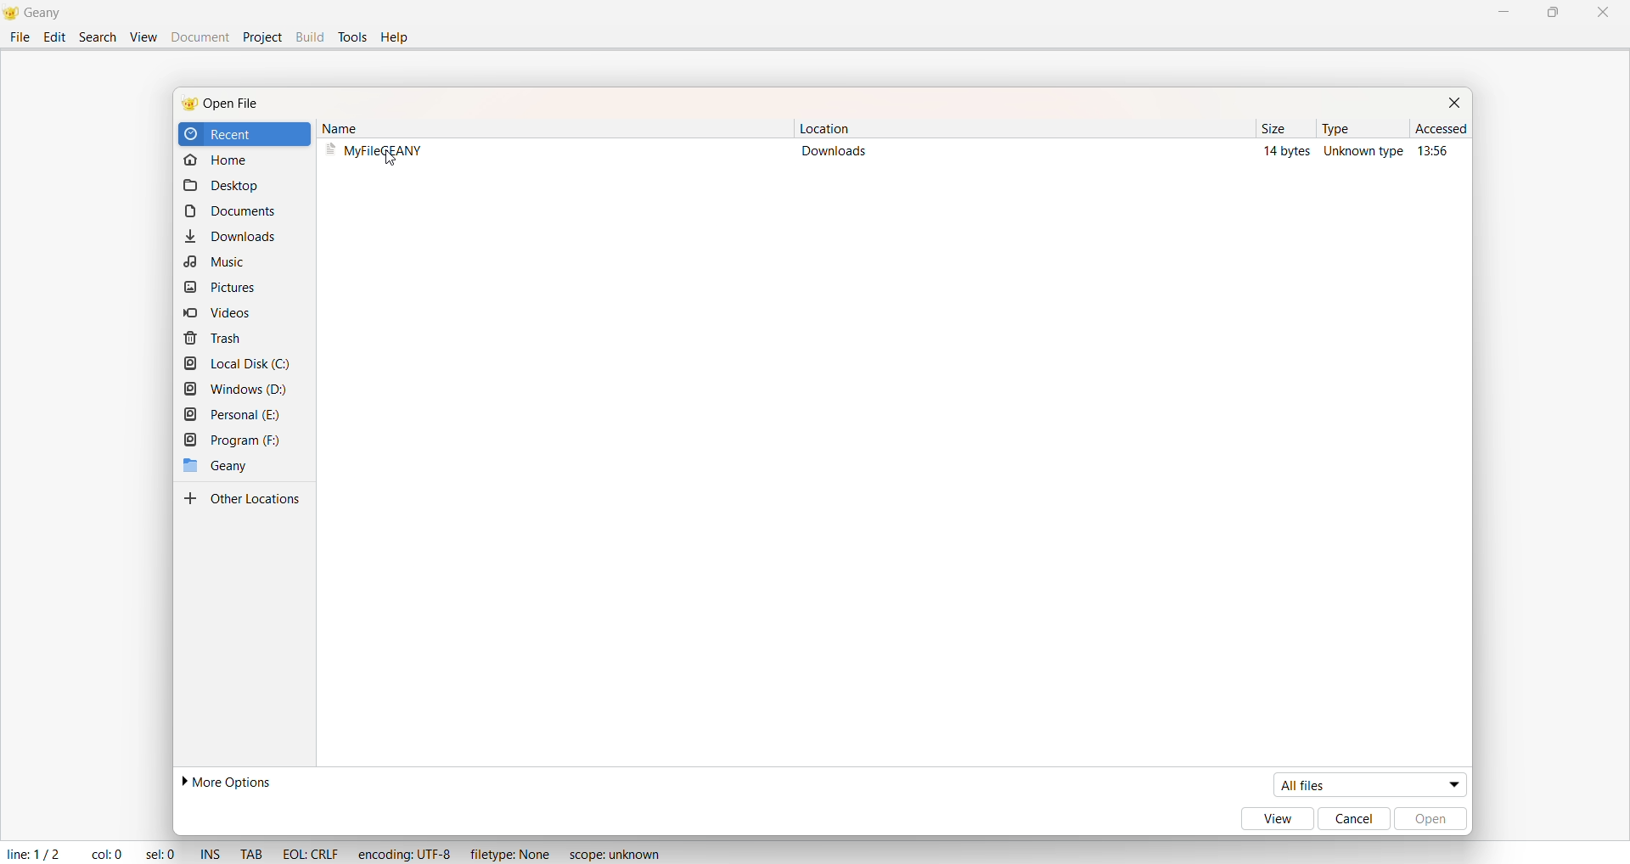  What do you see at coordinates (307, 854) in the screenshot?
I see `EOL : CRLF` at bounding box center [307, 854].